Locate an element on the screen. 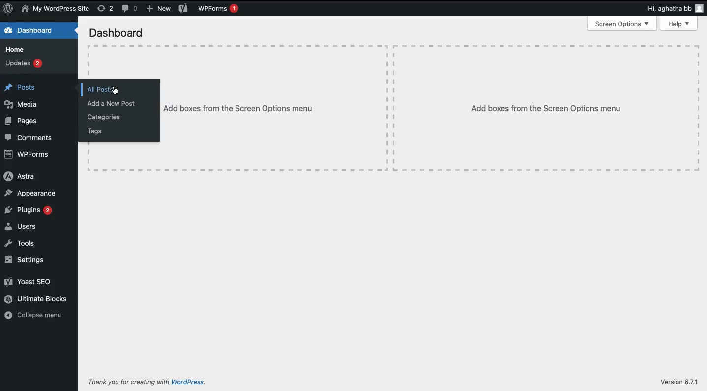 This screenshot has width=707, height=391. Add is located at coordinates (157, 9).